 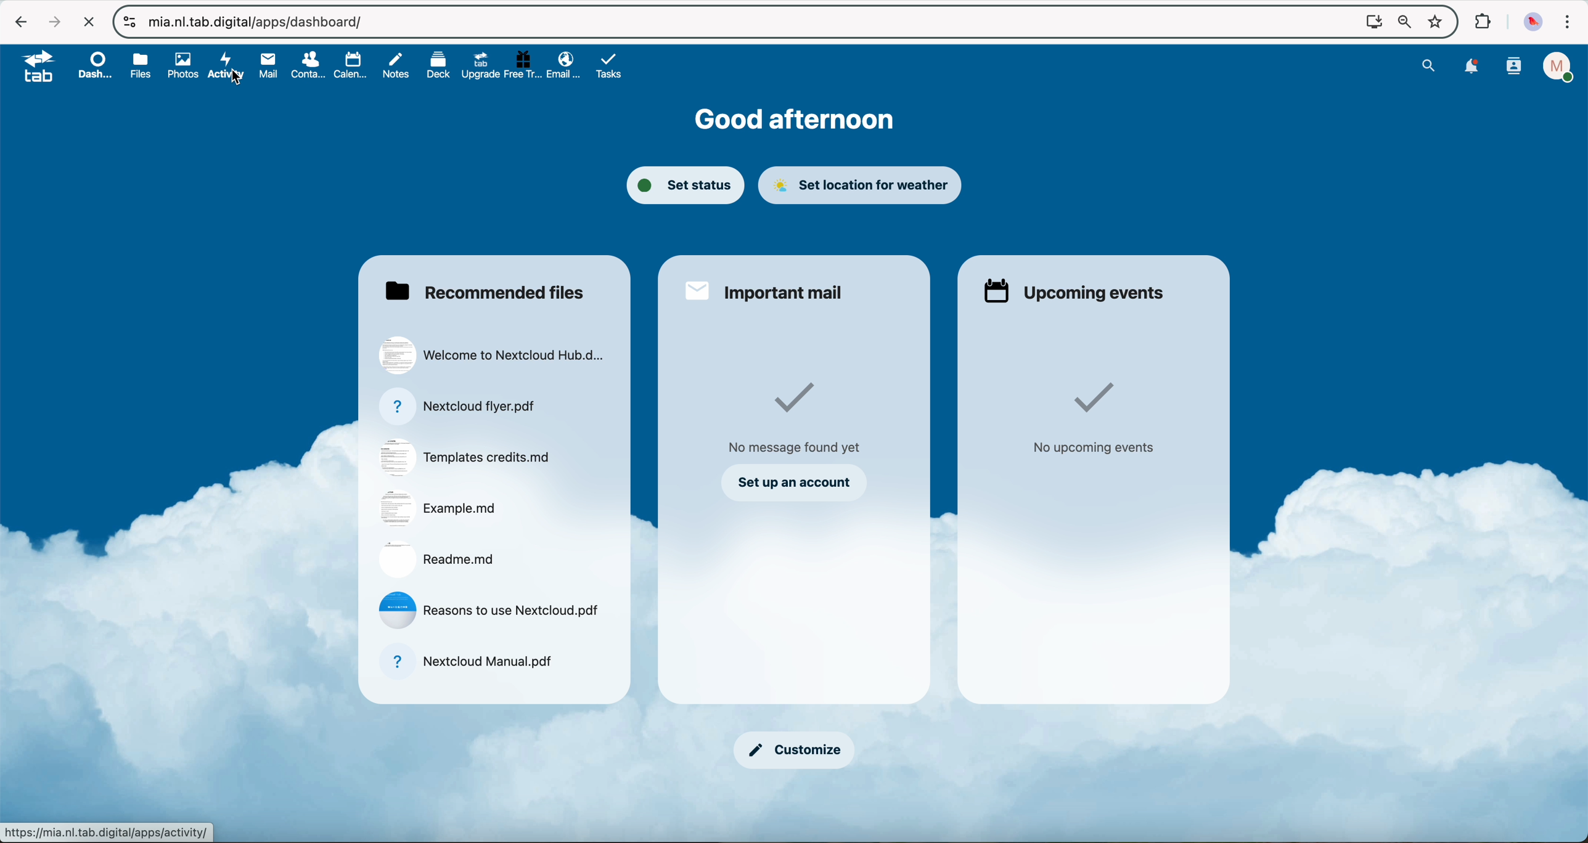 What do you see at coordinates (15, 22) in the screenshot?
I see `navigate back` at bounding box center [15, 22].